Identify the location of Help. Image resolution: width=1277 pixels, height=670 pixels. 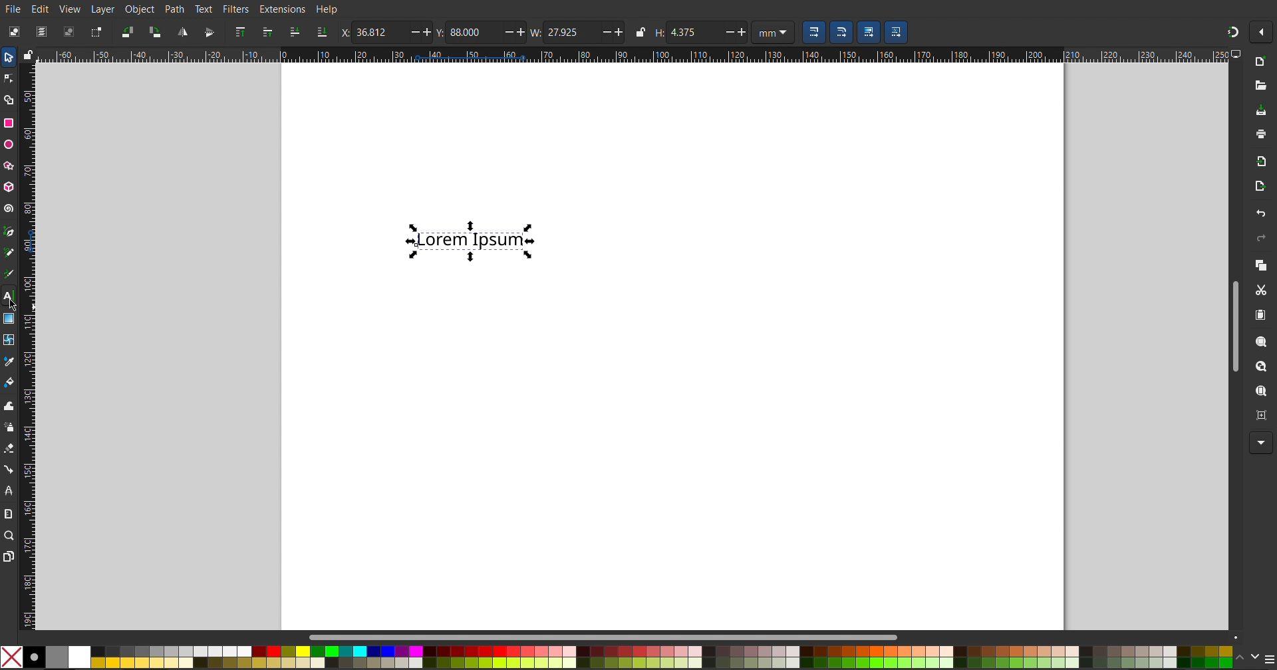
(326, 10).